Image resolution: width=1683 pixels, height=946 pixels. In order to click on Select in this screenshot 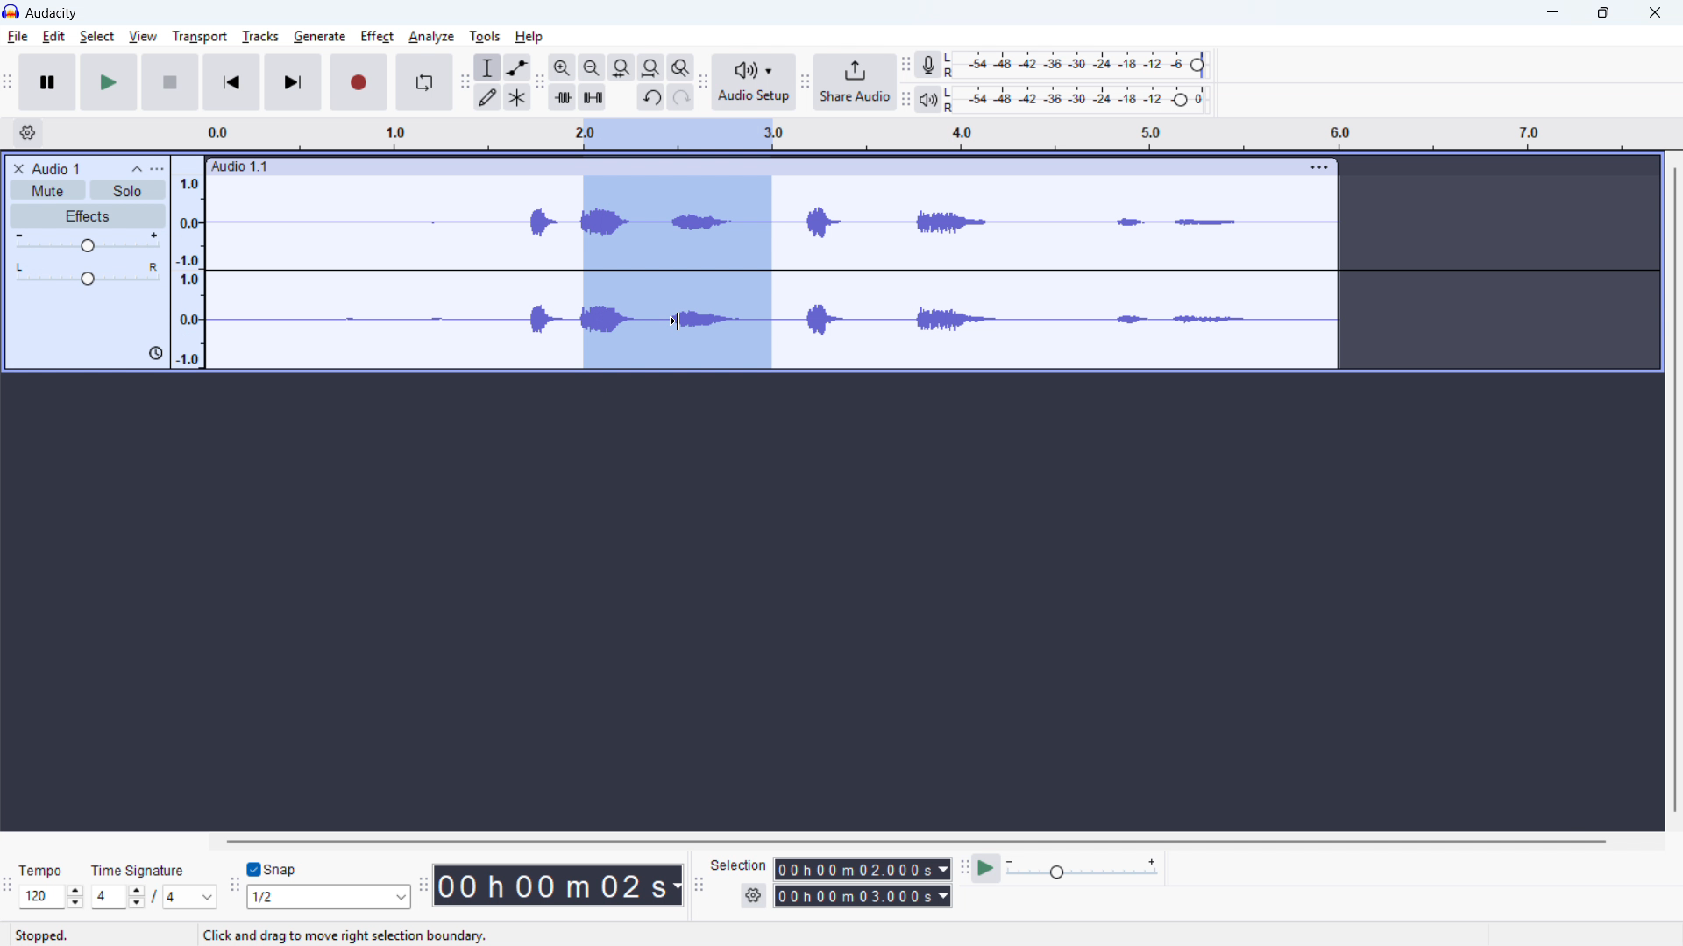, I will do `click(96, 37)`.